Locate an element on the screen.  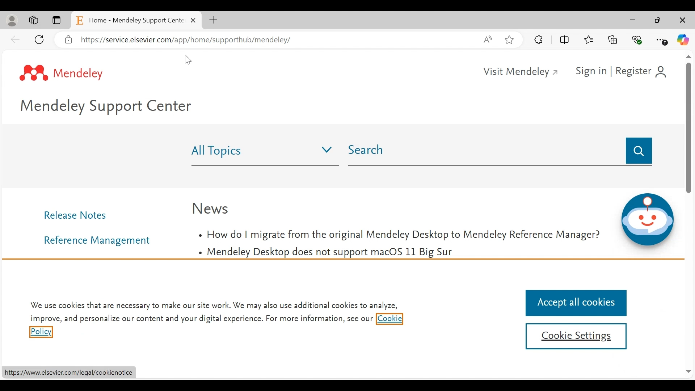
Search is located at coordinates (638, 151).